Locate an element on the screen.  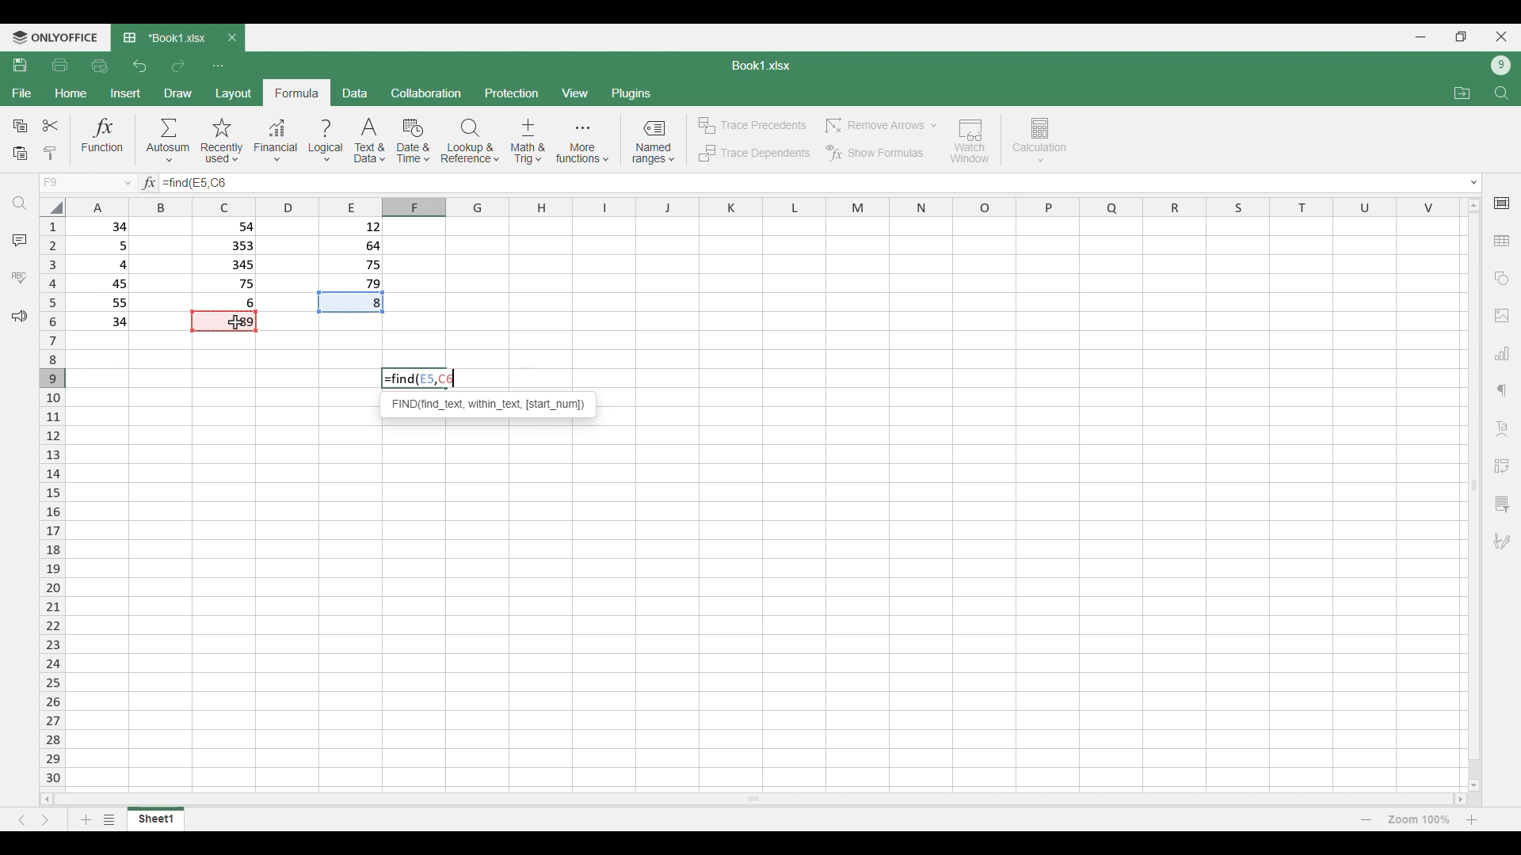
Current account is located at coordinates (1501, 66).